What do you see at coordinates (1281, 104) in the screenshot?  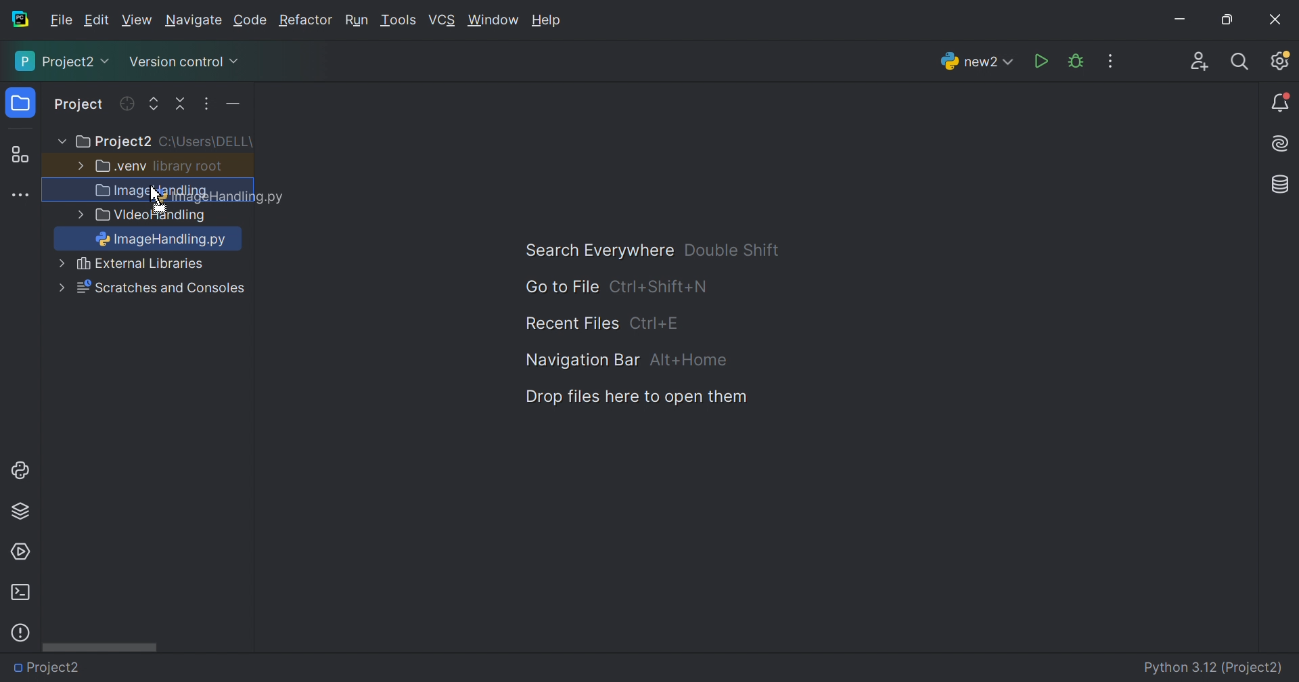 I see `Notifications` at bounding box center [1281, 104].